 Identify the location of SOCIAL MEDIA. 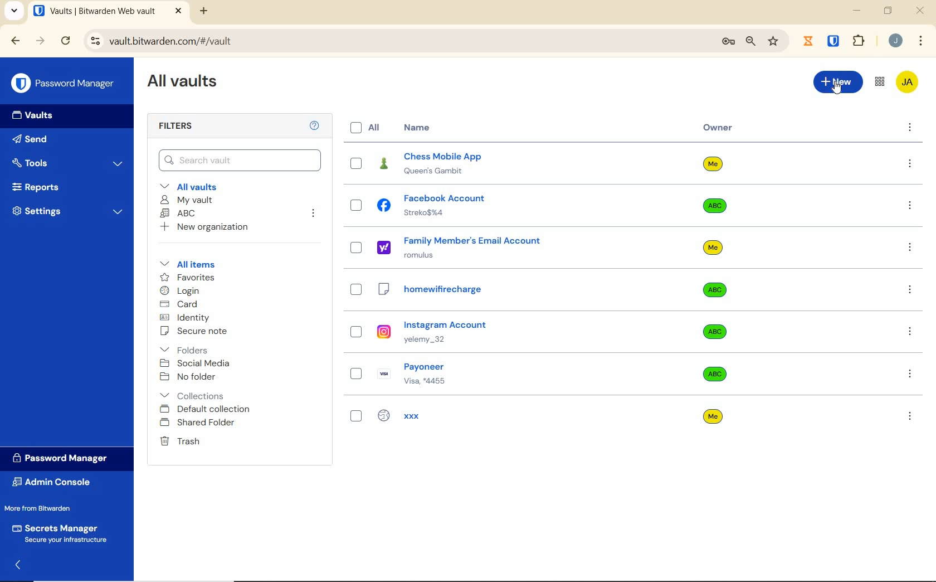
(197, 363).